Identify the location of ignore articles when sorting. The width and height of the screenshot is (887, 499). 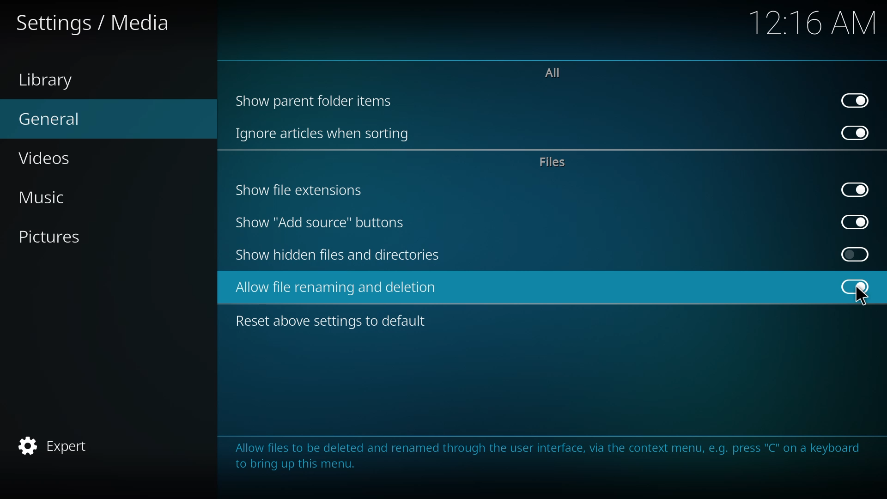
(323, 133).